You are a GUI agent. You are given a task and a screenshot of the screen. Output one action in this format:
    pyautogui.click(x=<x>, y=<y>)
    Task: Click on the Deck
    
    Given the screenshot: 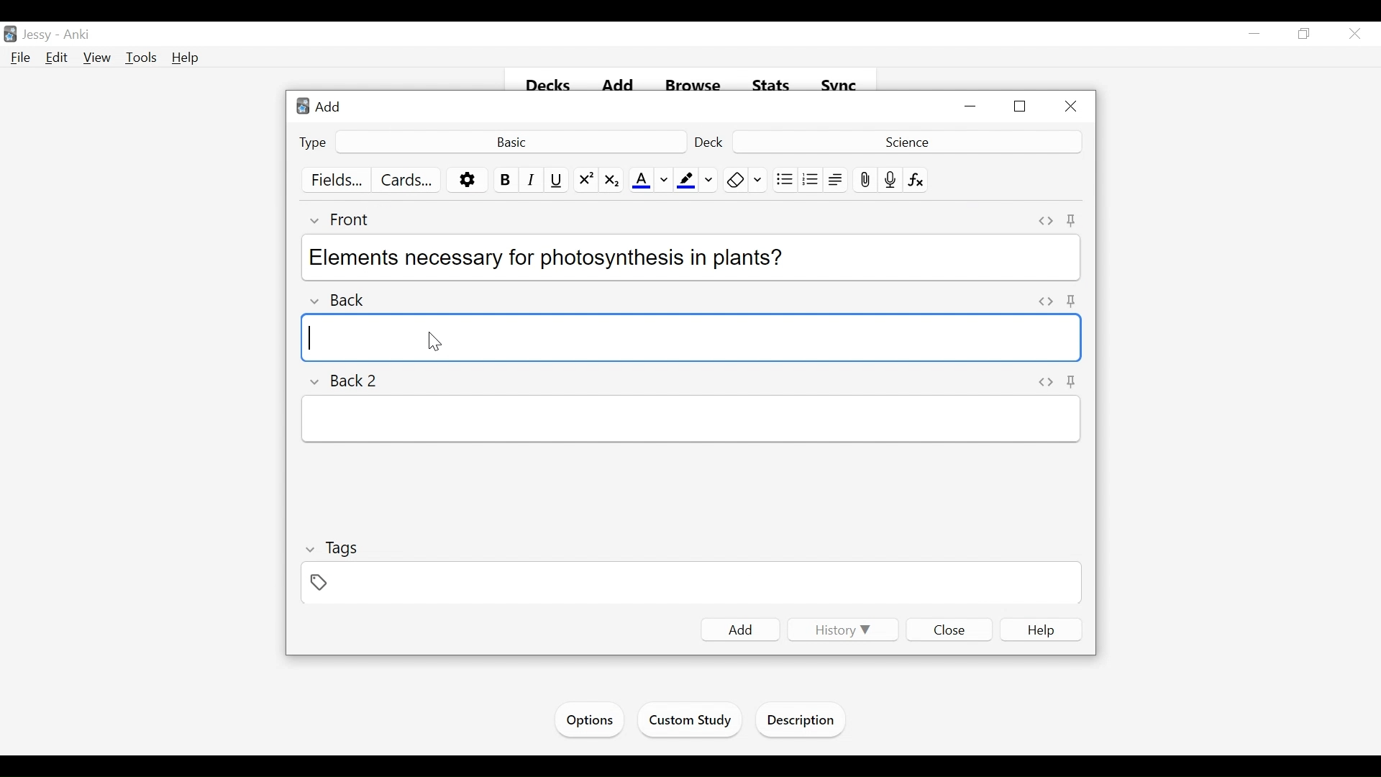 What is the action you would take?
    pyautogui.click(x=905, y=141)
    